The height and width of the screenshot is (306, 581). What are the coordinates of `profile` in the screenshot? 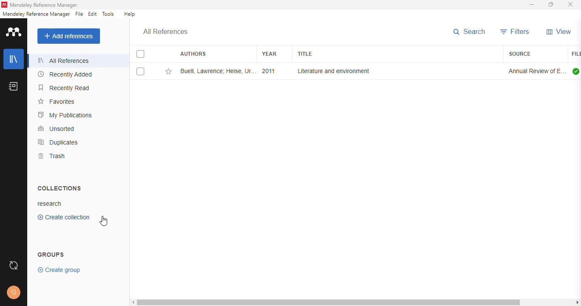 It's located at (14, 292).